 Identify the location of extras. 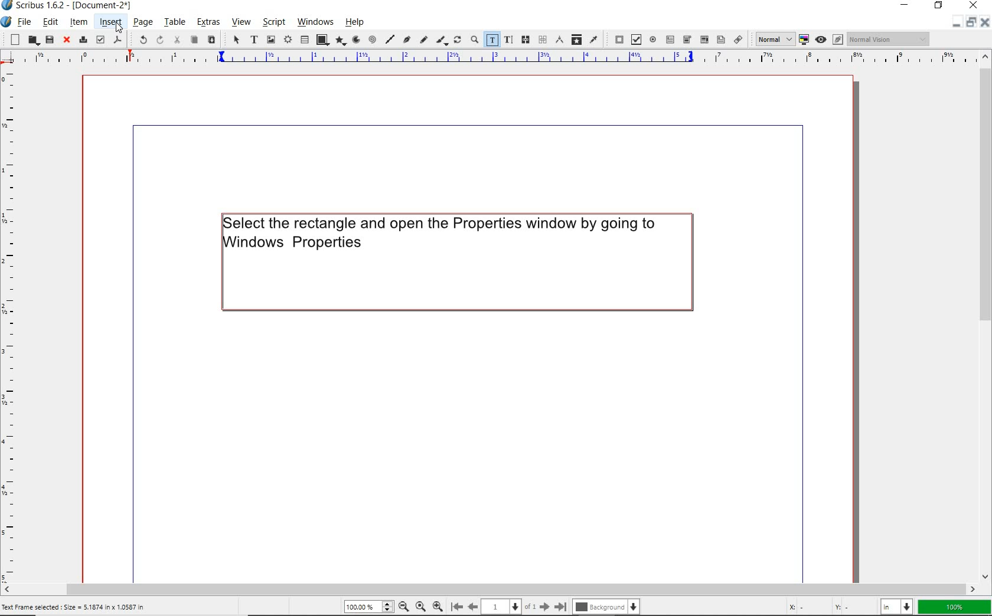
(210, 23).